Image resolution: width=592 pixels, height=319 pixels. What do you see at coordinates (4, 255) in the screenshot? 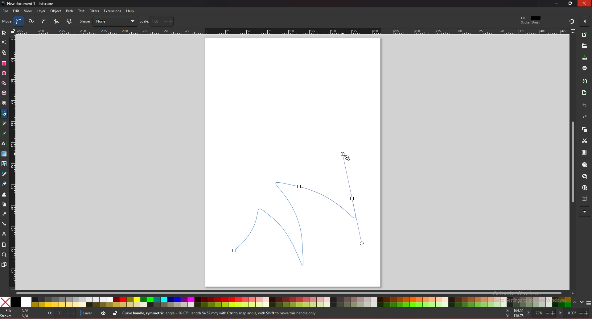
I see `zoom` at bounding box center [4, 255].